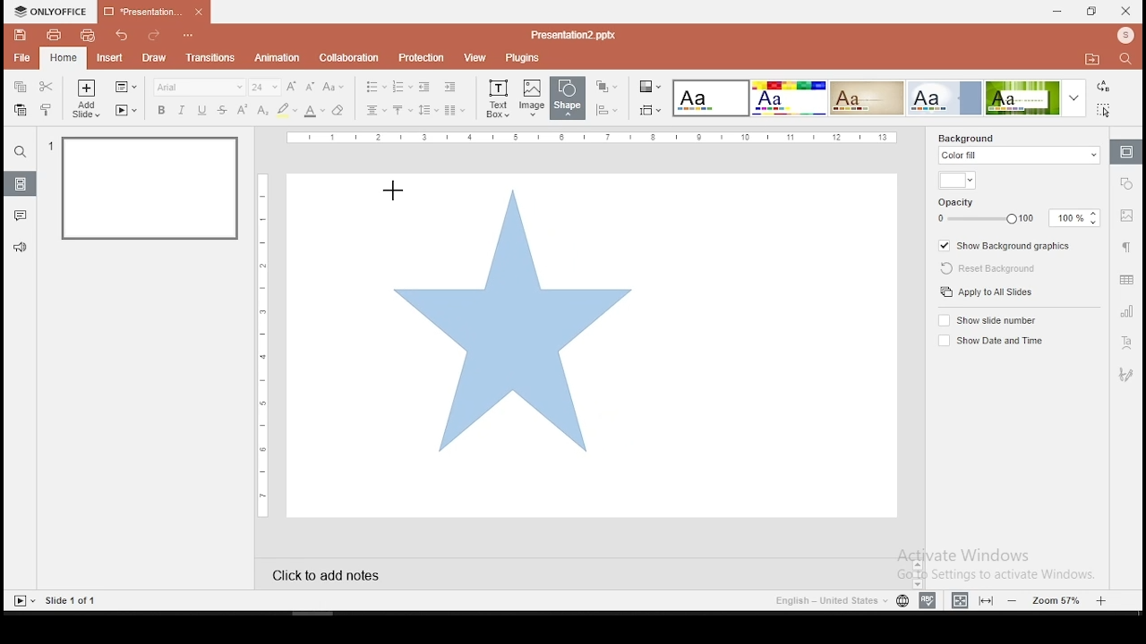  What do you see at coordinates (450, 86) in the screenshot?
I see `increase indent` at bounding box center [450, 86].